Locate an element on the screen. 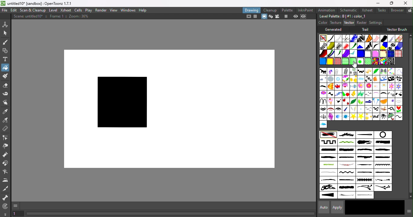  domino is located at coordinates (383, 80).